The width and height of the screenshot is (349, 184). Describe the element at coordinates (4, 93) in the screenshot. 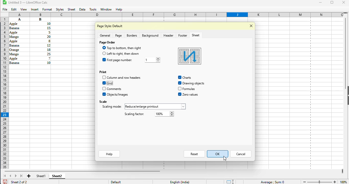

I see `rows` at that location.